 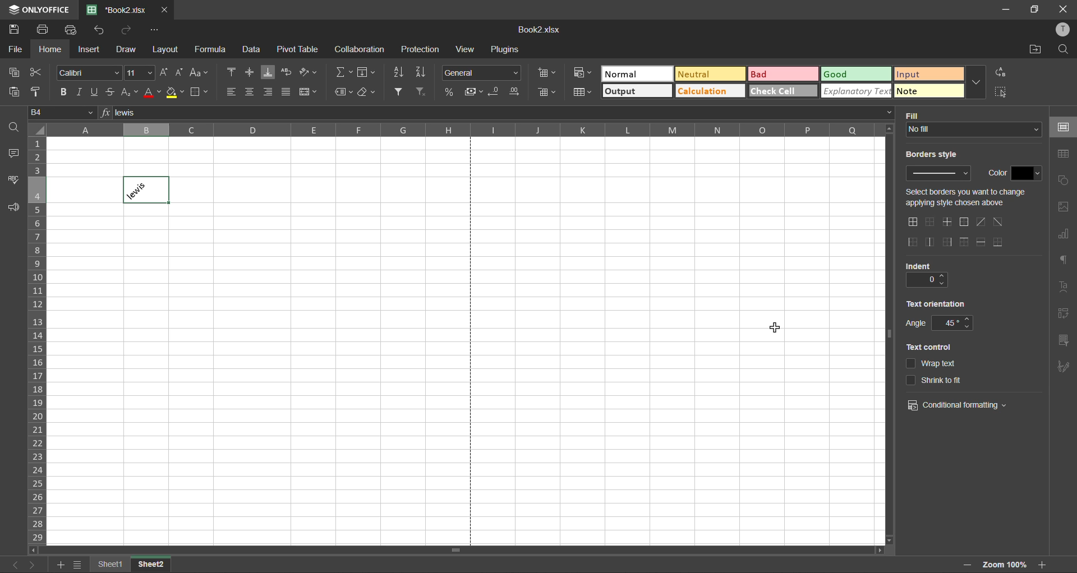 What do you see at coordinates (343, 73) in the screenshot?
I see `summation` at bounding box center [343, 73].